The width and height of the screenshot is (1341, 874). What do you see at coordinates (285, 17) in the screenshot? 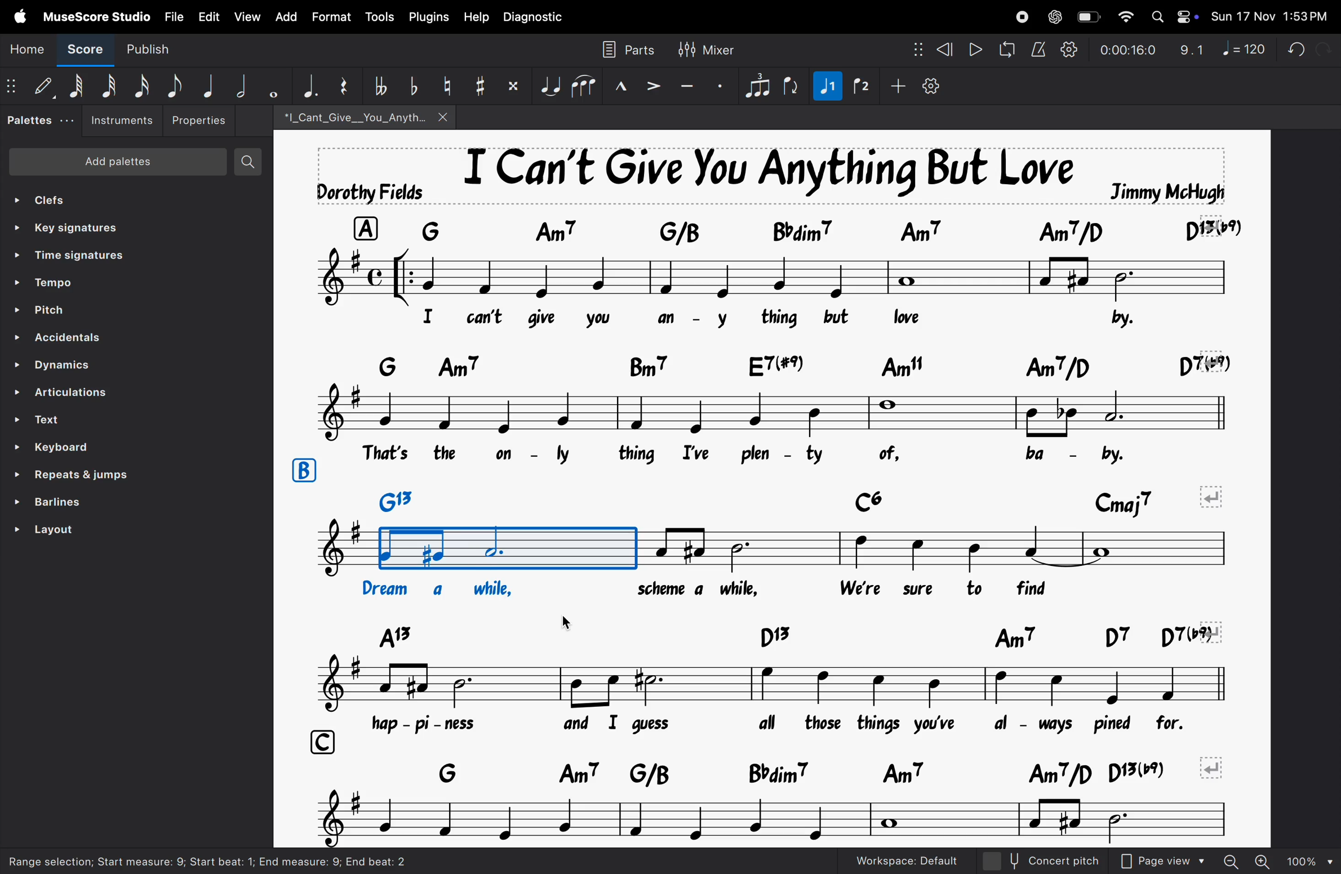
I see `add` at bounding box center [285, 17].